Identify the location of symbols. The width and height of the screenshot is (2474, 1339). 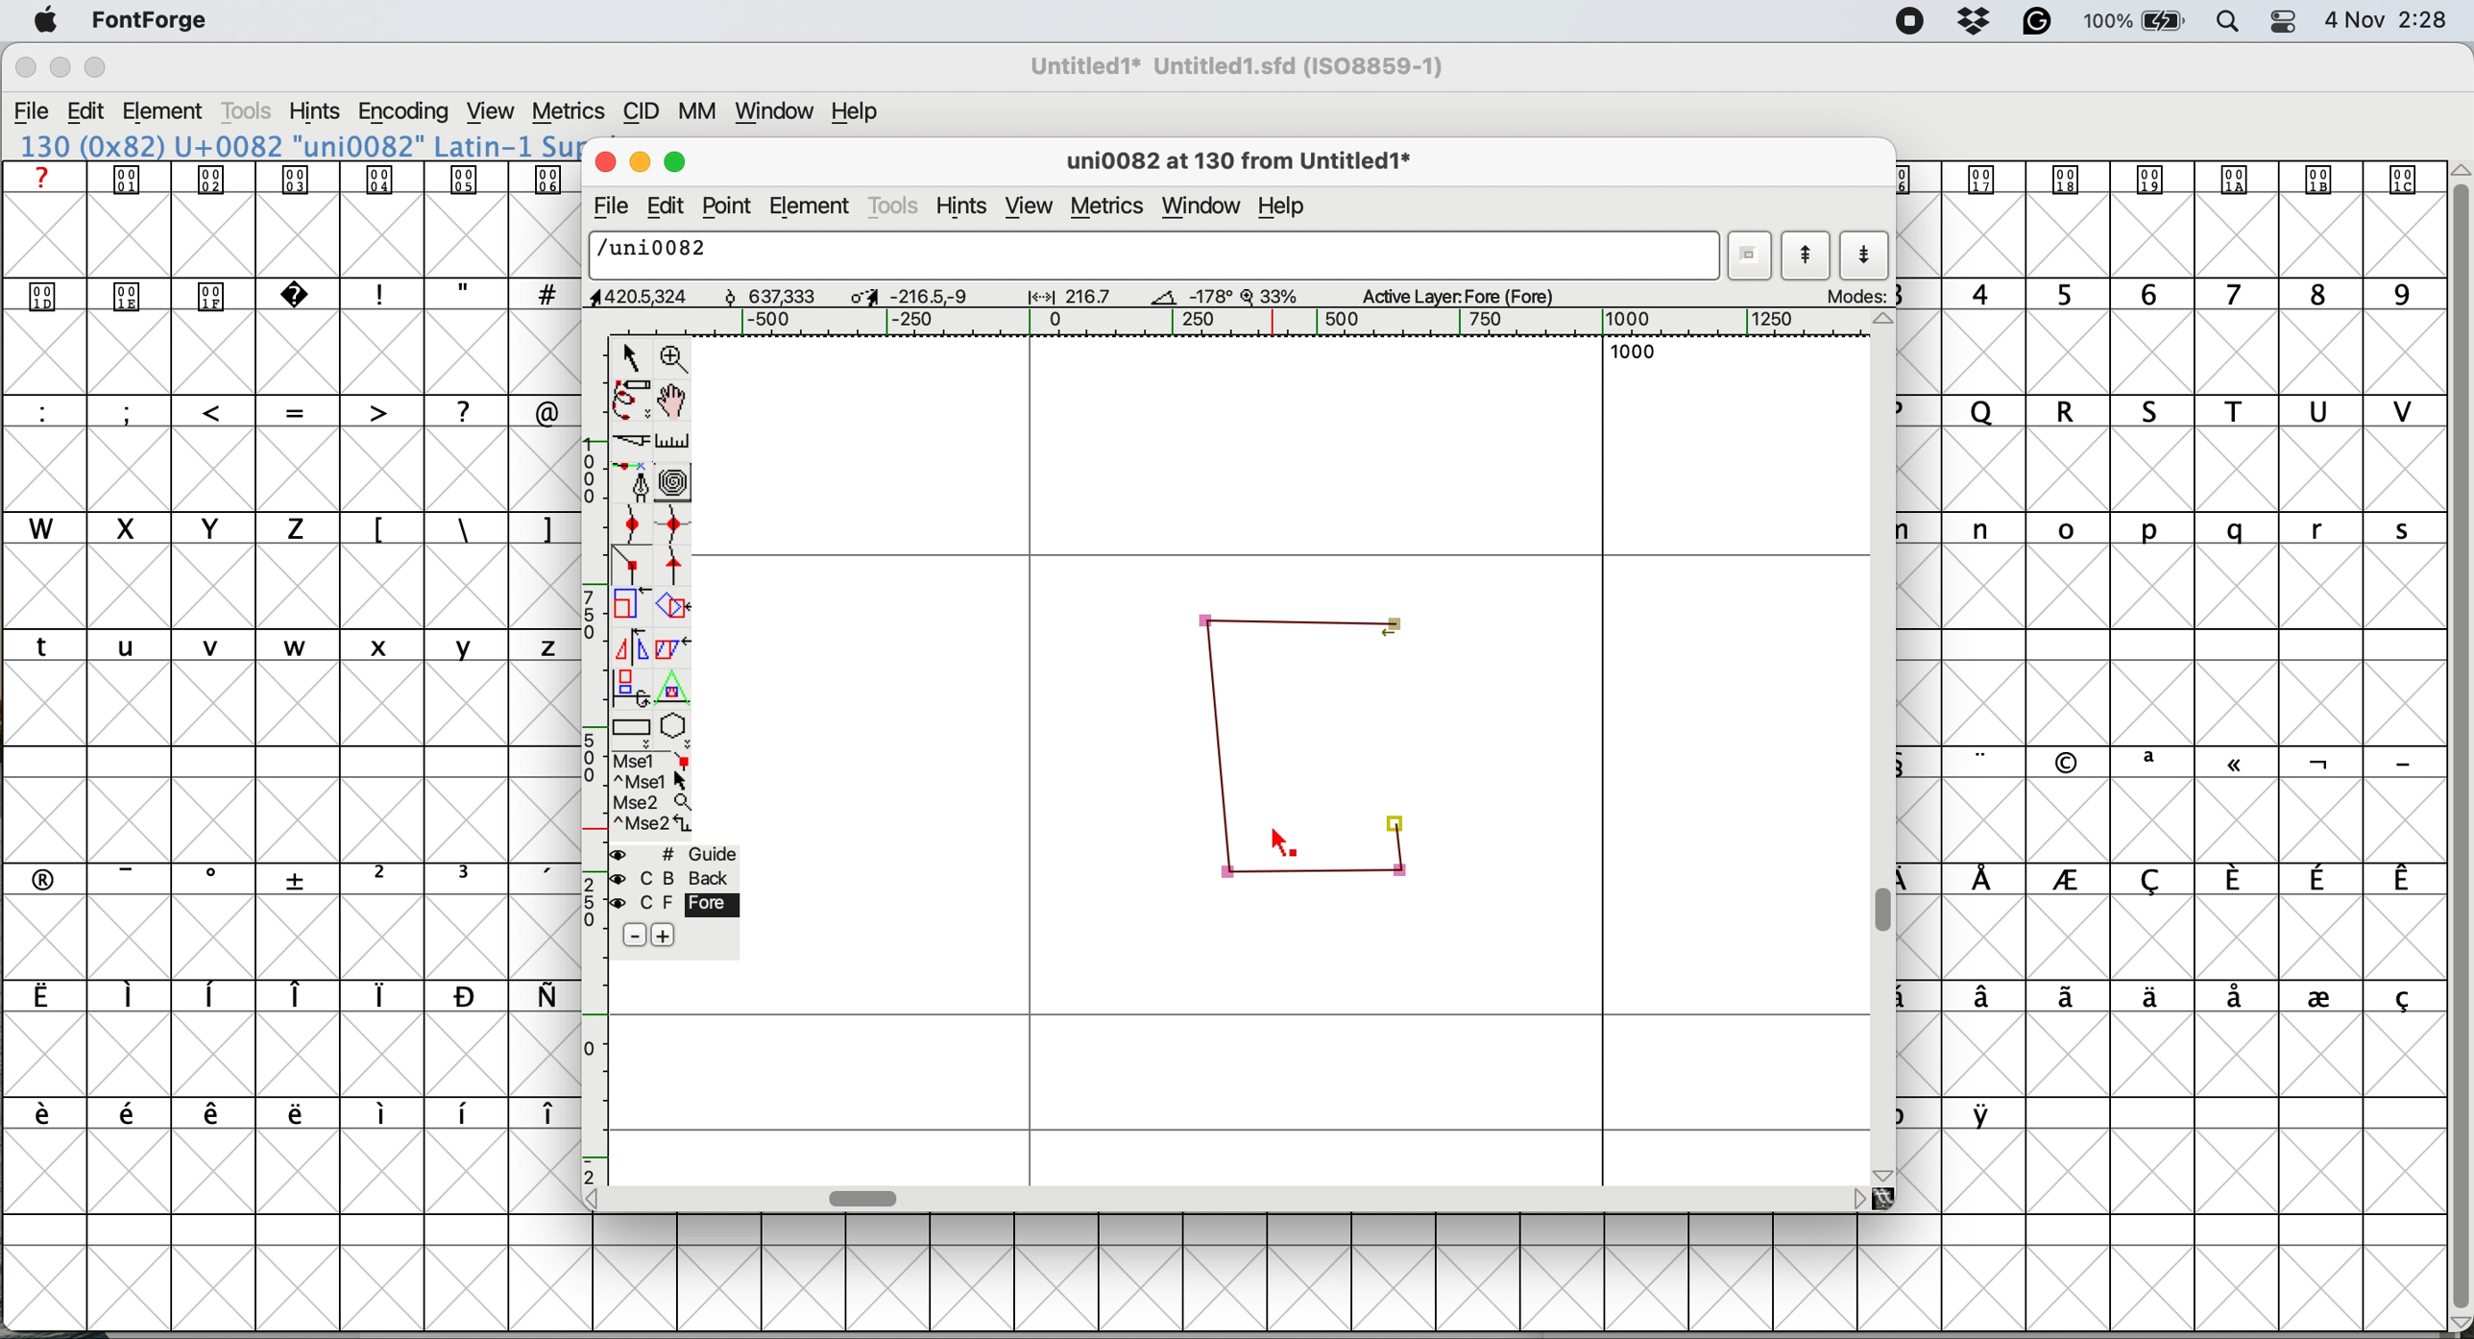
(463, 530).